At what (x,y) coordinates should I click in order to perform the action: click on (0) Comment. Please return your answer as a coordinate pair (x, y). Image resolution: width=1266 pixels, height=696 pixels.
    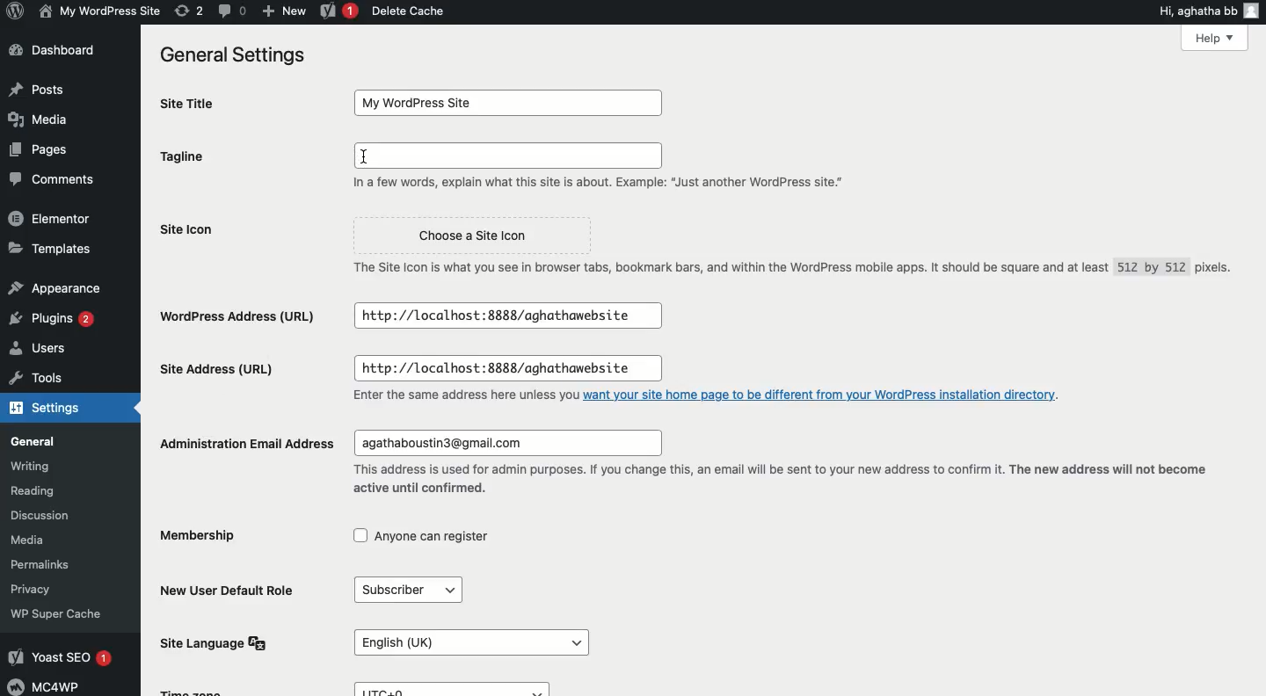
    Looking at the image, I should click on (231, 11).